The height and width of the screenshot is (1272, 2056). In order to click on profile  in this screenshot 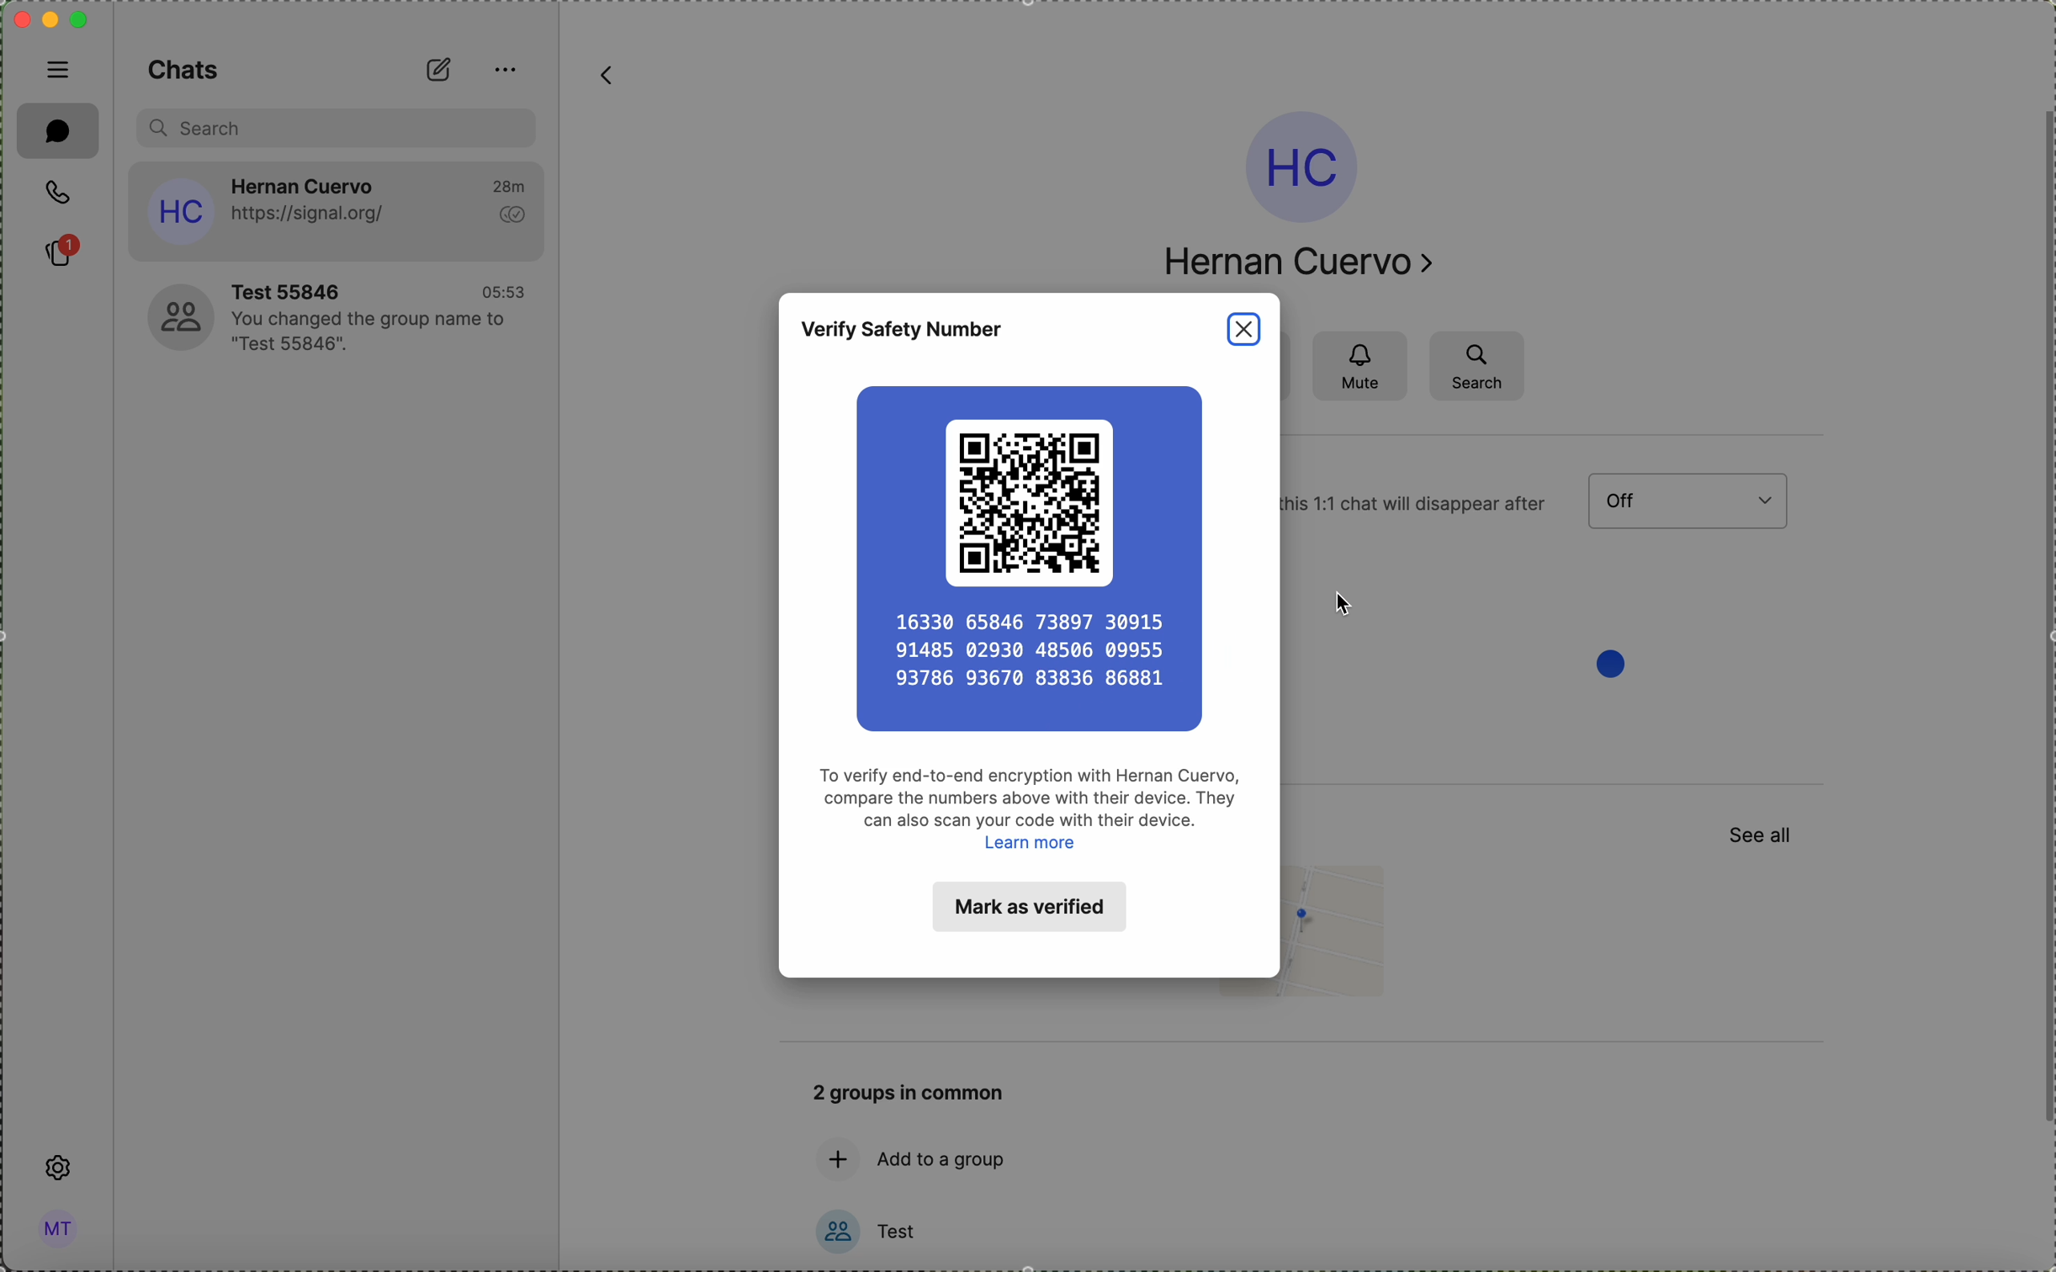, I will do `click(1297, 167)`.